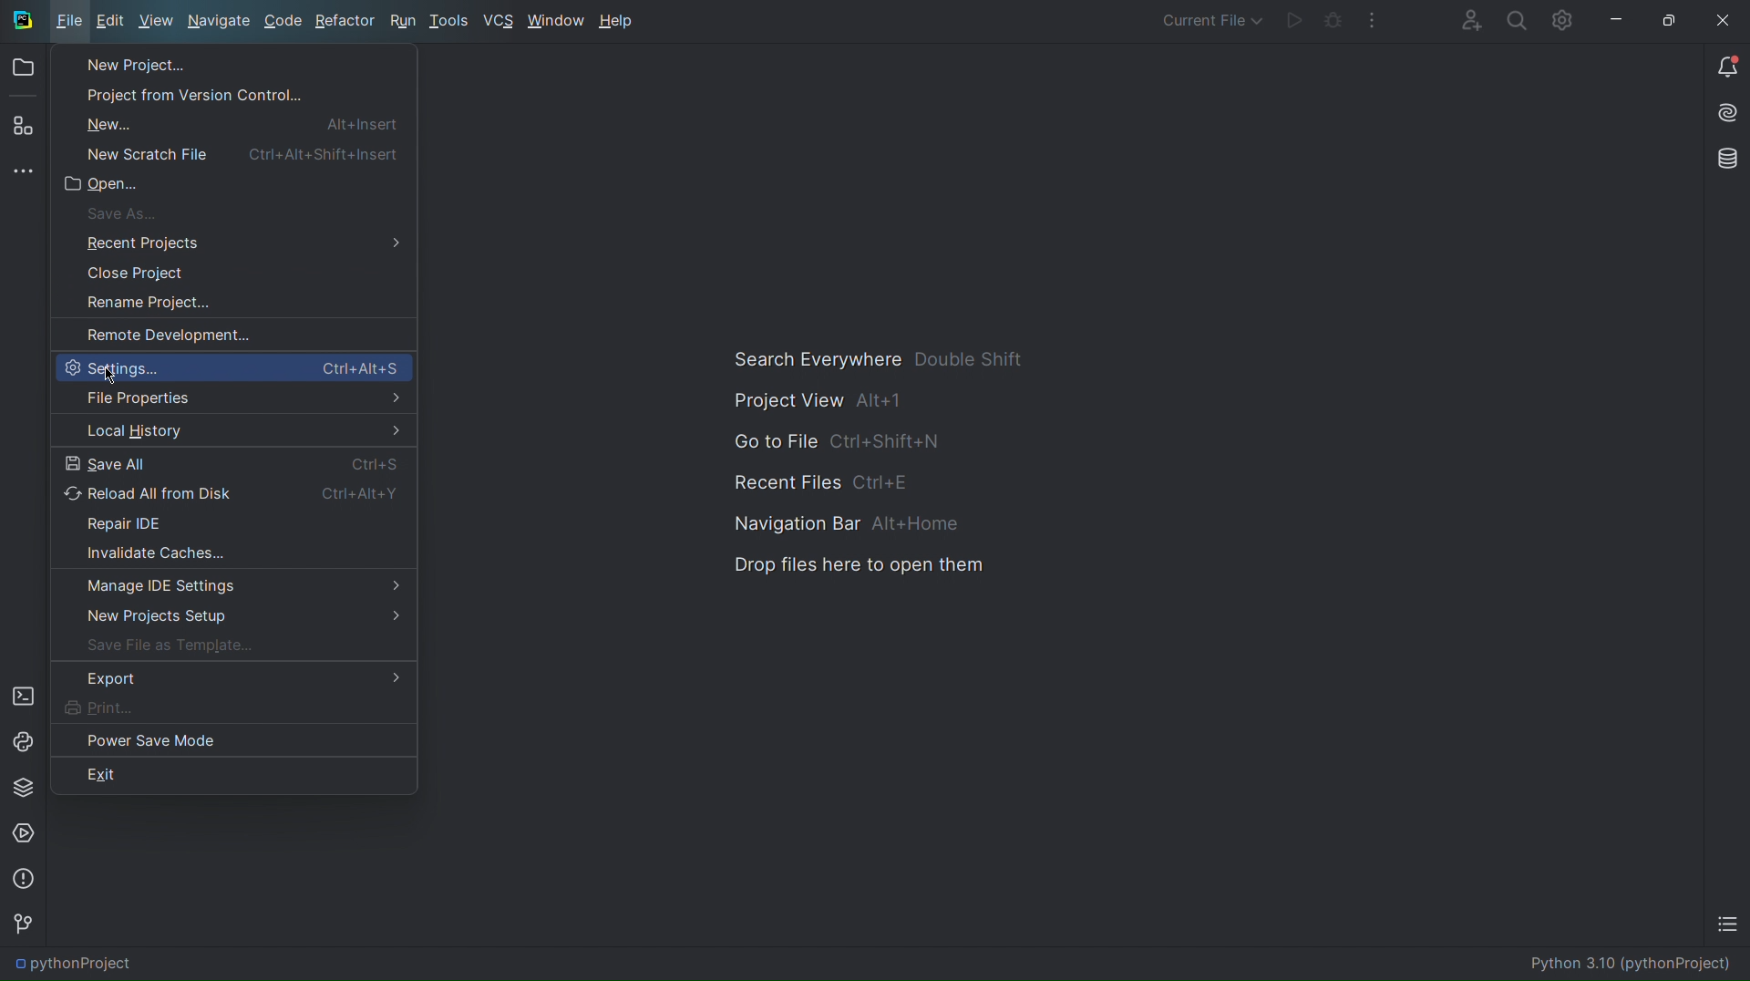 This screenshot has height=981, width=1750. What do you see at coordinates (620, 20) in the screenshot?
I see `Help` at bounding box center [620, 20].